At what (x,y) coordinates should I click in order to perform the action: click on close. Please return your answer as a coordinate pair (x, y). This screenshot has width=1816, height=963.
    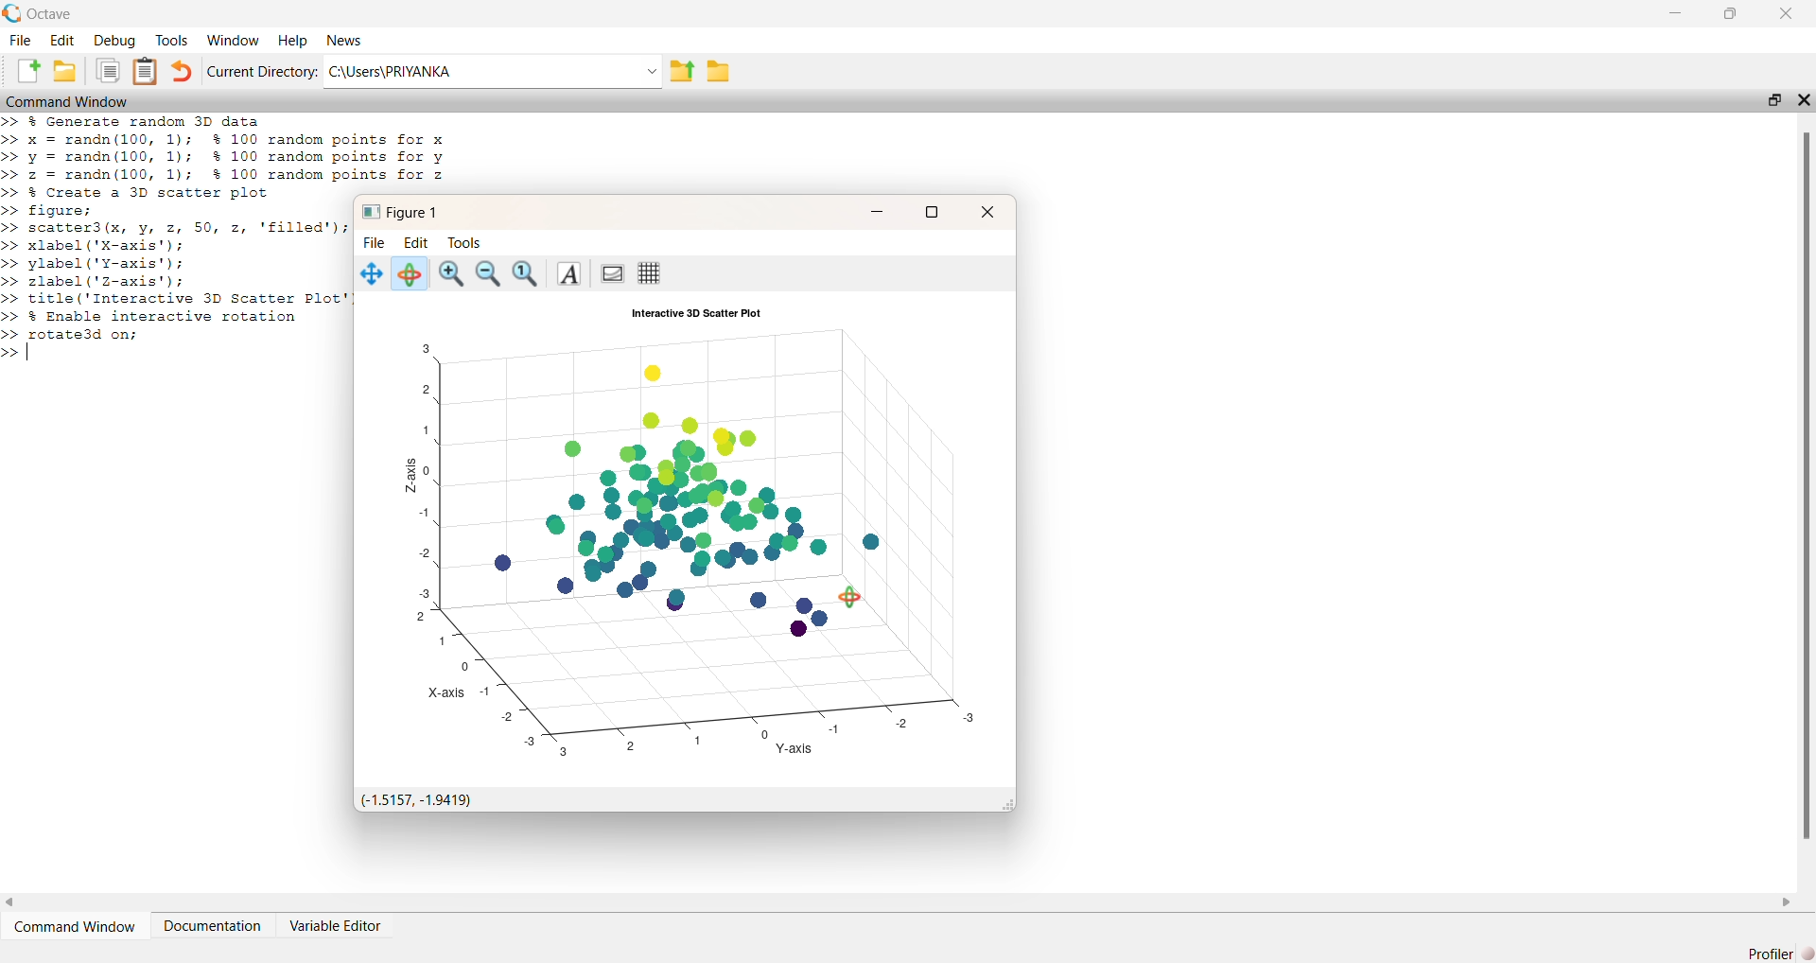
    Looking at the image, I should click on (1787, 13).